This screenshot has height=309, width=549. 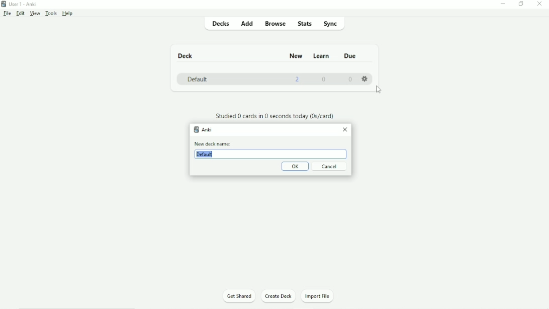 What do you see at coordinates (296, 55) in the screenshot?
I see `New` at bounding box center [296, 55].